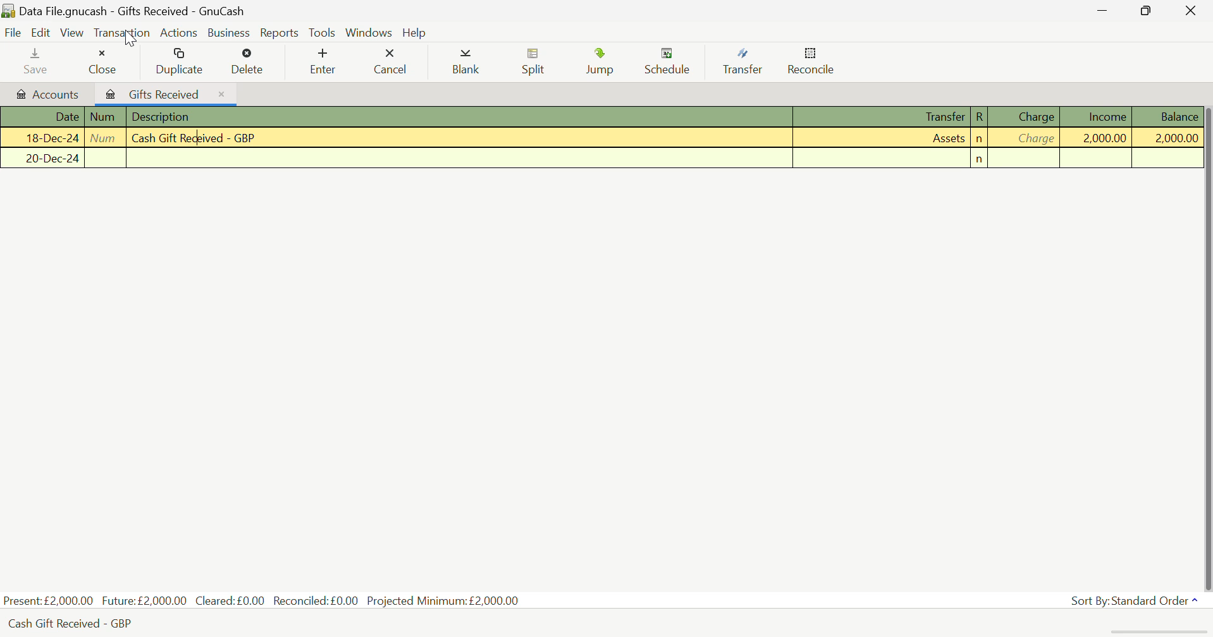 Image resolution: width=1213 pixels, height=637 pixels. What do you see at coordinates (748, 62) in the screenshot?
I see `Transfer` at bounding box center [748, 62].